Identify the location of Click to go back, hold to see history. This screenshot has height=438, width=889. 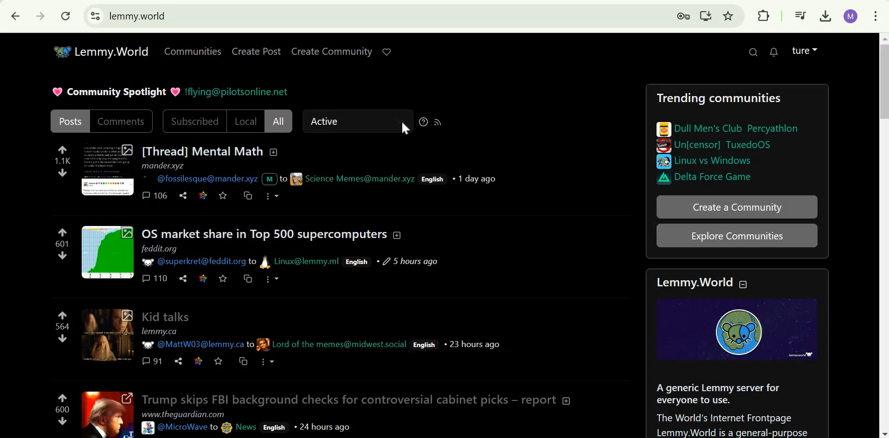
(13, 17).